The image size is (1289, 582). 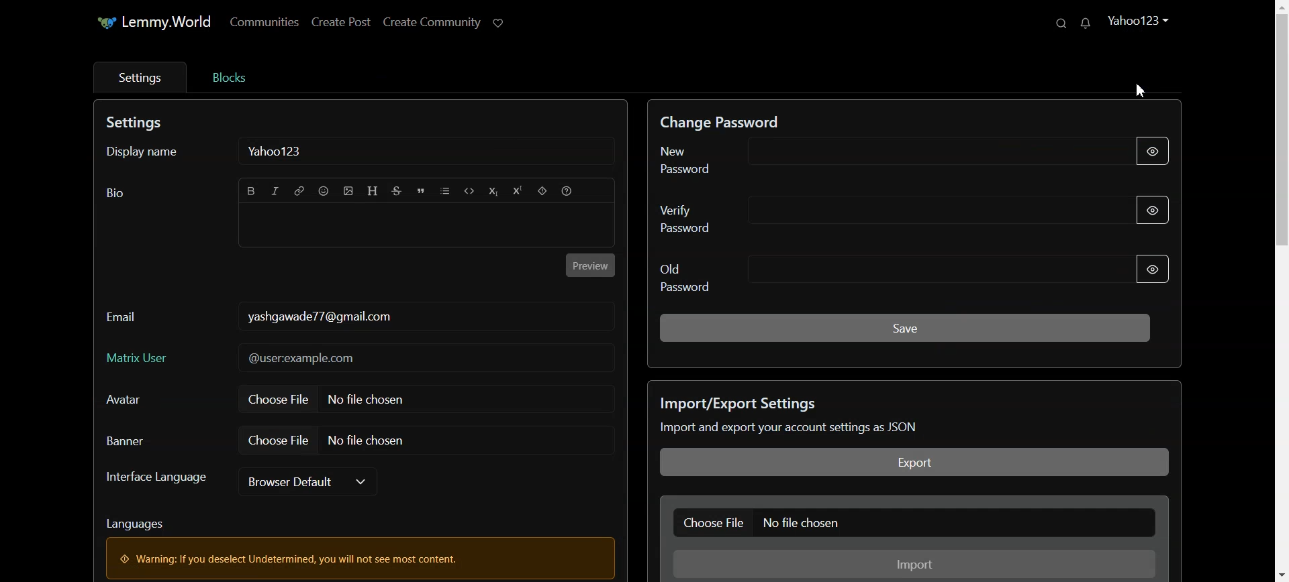 What do you see at coordinates (342, 22) in the screenshot?
I see `Create Post` at bounding box center [342, 22].